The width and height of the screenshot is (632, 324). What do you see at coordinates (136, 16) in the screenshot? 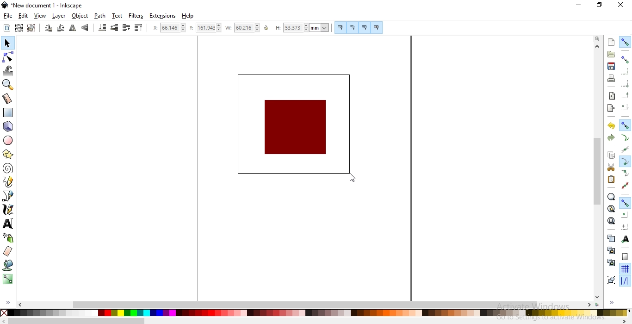
I see `filters` at bounding box center [136, 16].